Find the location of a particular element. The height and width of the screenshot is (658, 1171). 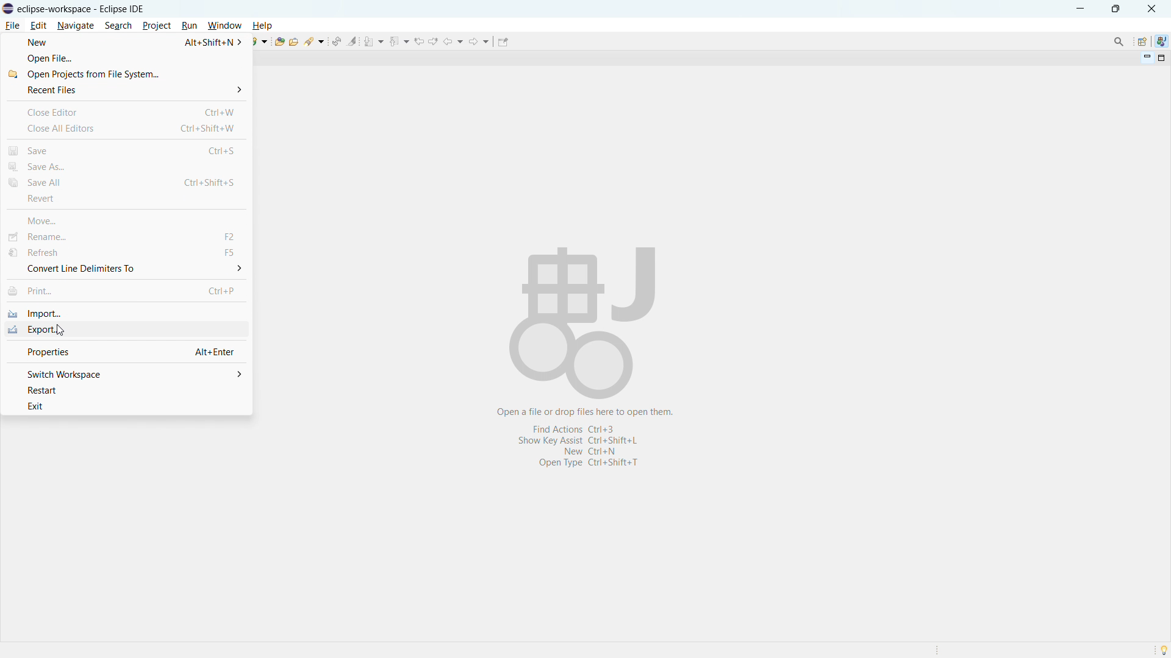

next annotation is located at coordinates (374, 41).